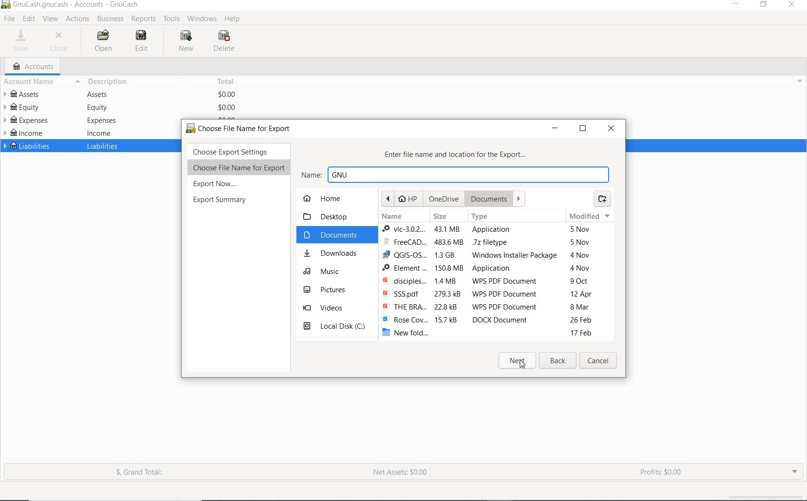 The height and width of the screenshot is (501, 807). What do you see at coordinates (144, 19) in the screenshot?
I see `REPORTS` at bounding box center [144, 19].